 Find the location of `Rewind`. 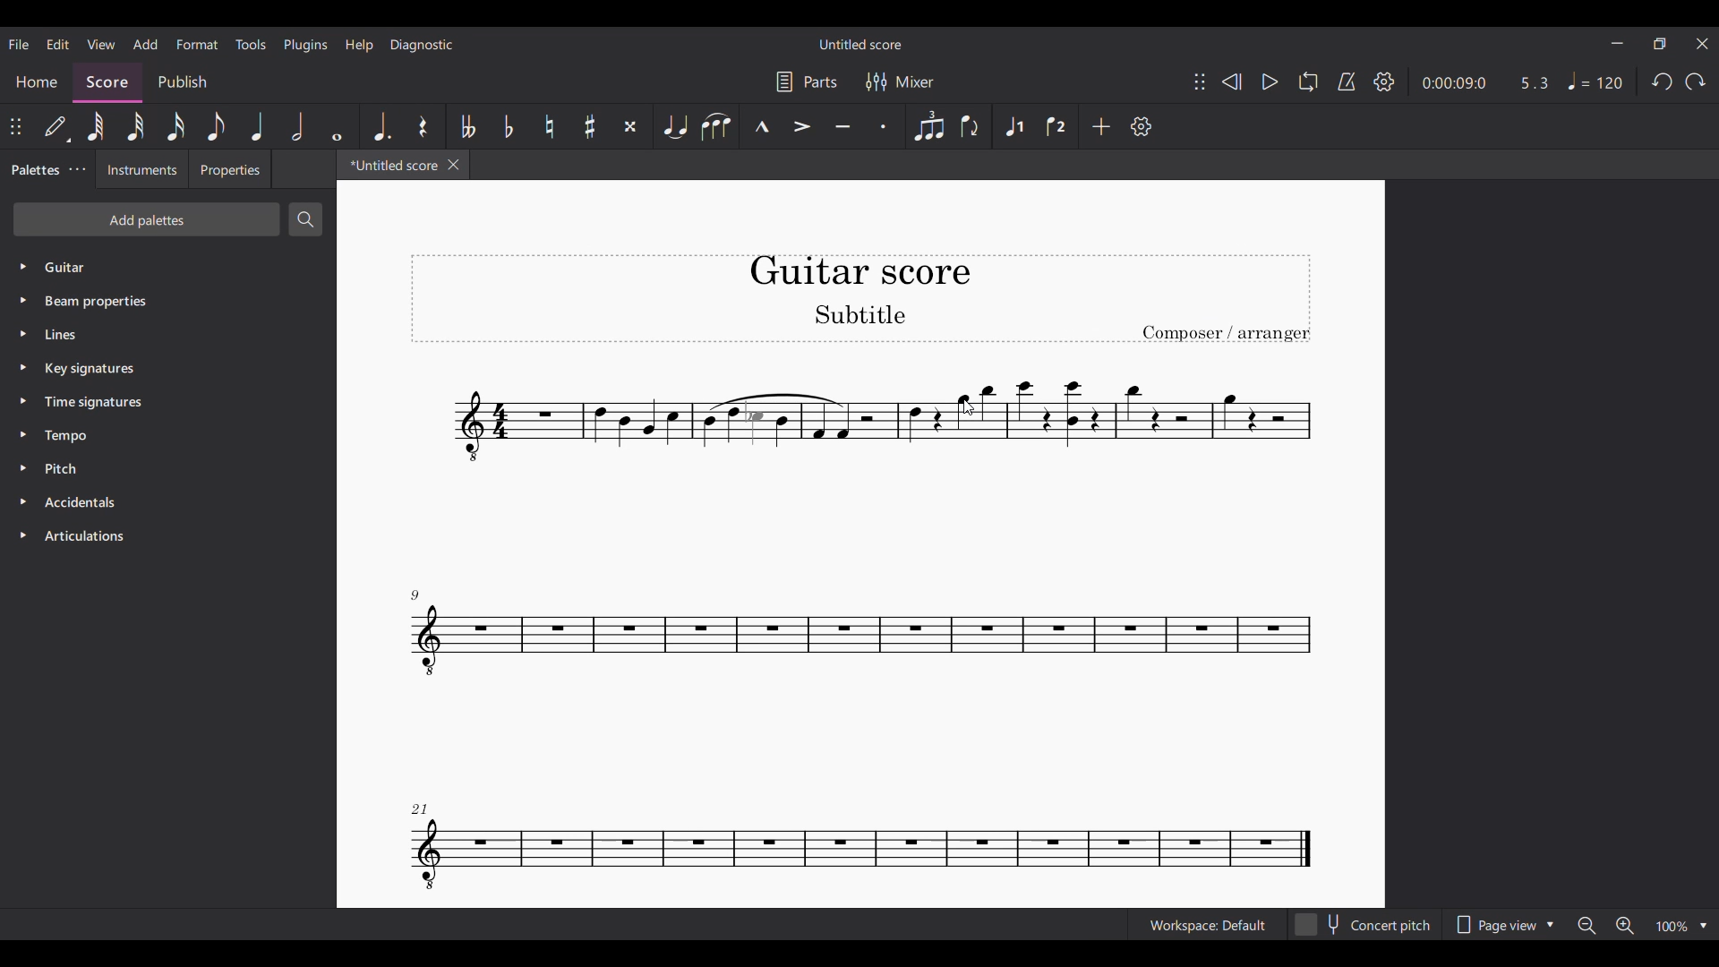

Rewind is located at coordinates (1232, 81).